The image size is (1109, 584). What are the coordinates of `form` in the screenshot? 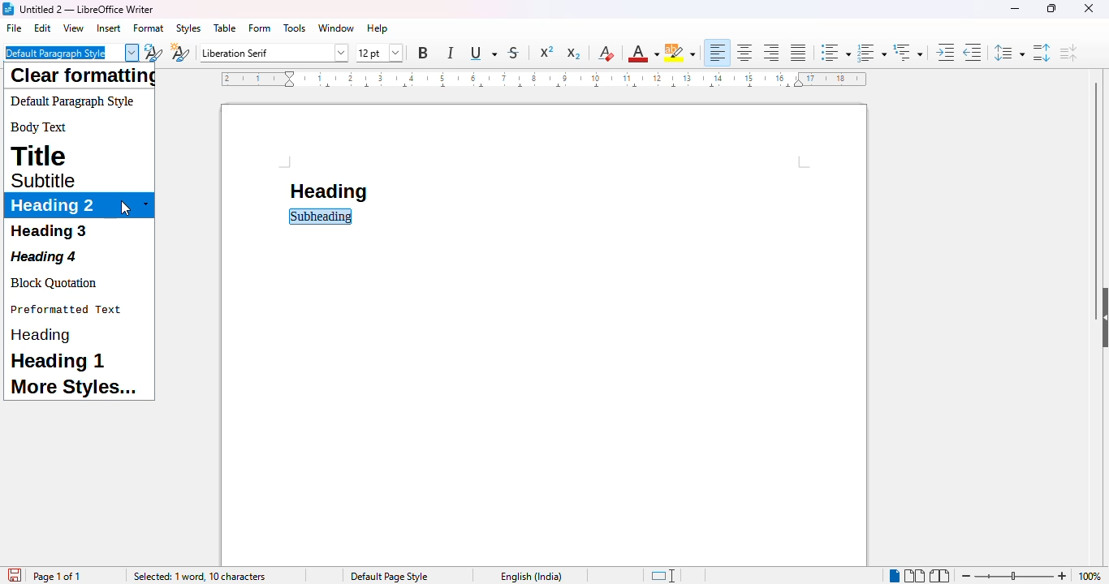 It's located at (260, 28).